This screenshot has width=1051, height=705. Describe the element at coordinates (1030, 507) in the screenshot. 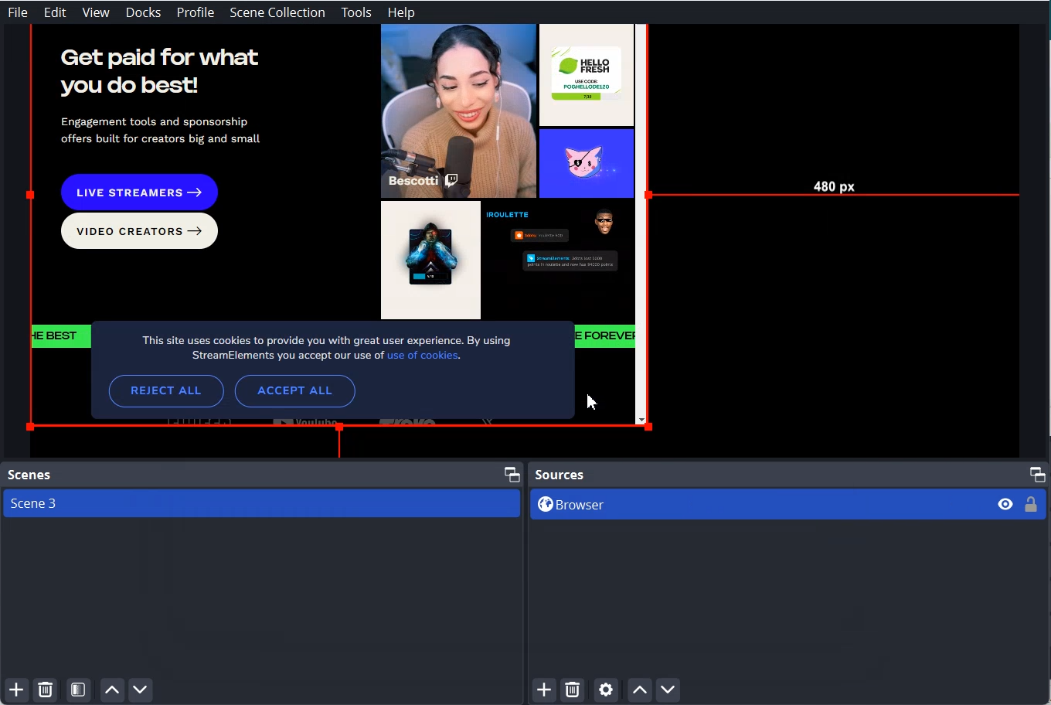

I see `lock` at that location.